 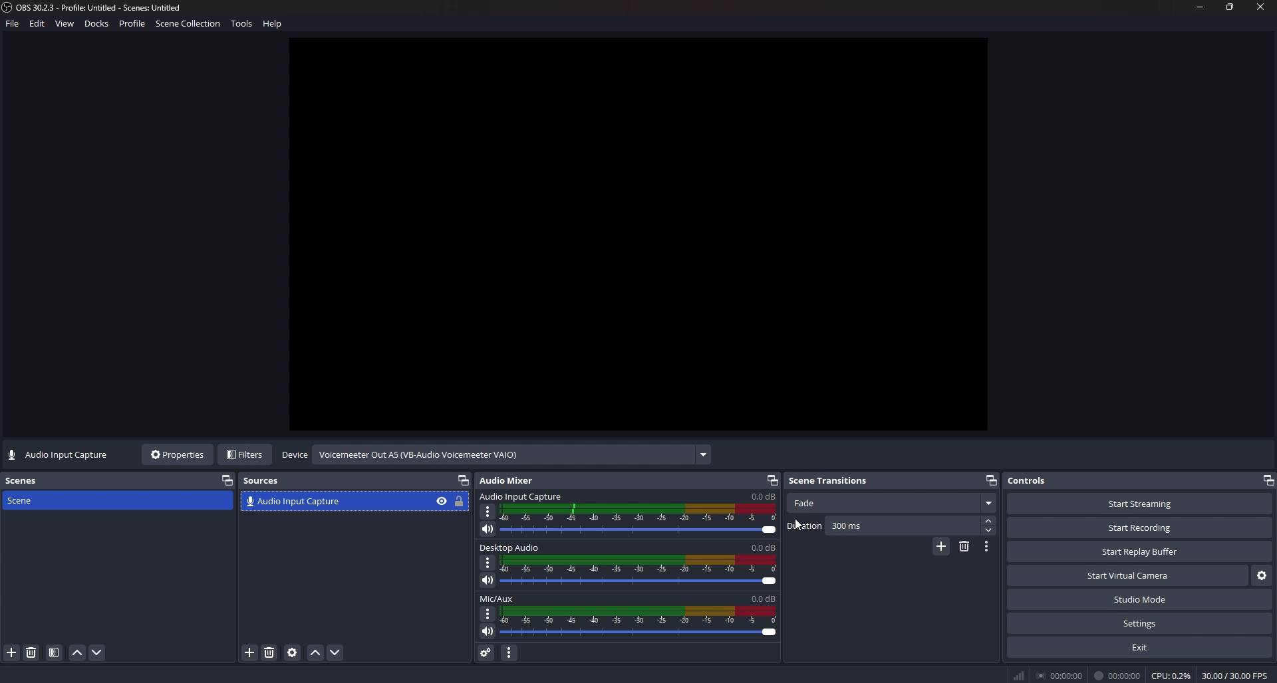 I want to click on cursor, so click(x=800, y=527).